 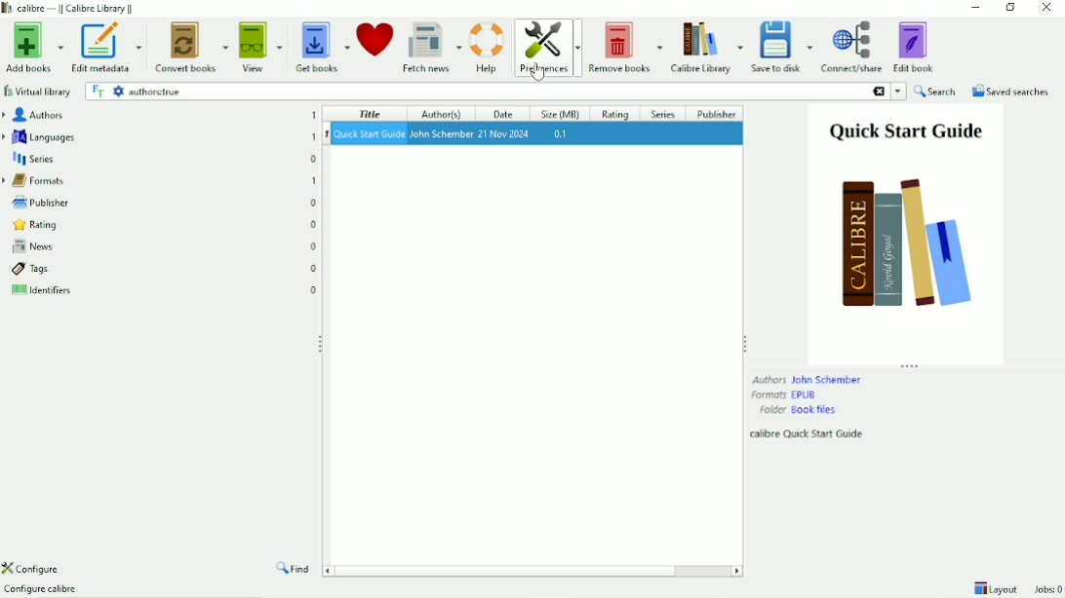 I want to click on Size, so click(x=562, y=113).